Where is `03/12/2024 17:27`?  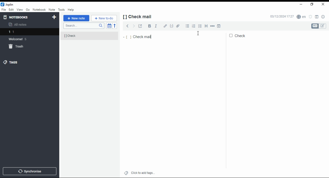 03/12/2024 17:27 is located at coordinates (282, 16).